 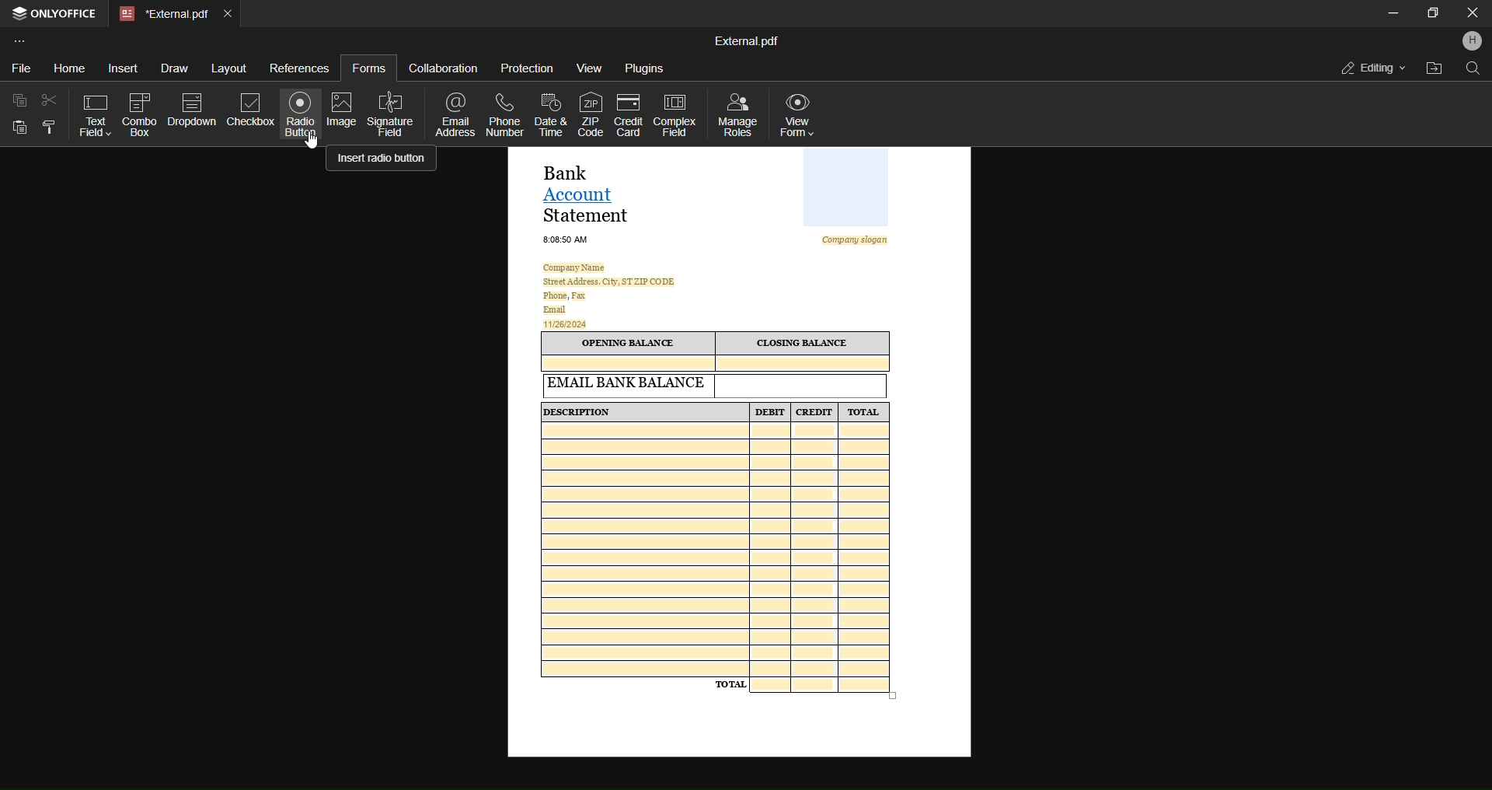 What do you see at coordinates (51, 128) in the screenshot?
I see `copy style` at bounding box center [51, 128].